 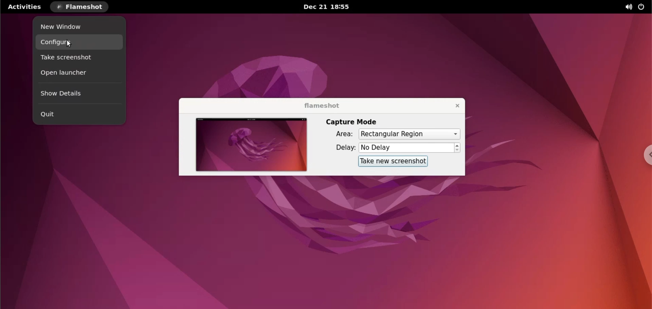 I want to click on Dec 21 18:55, so click(x=326, y=7).